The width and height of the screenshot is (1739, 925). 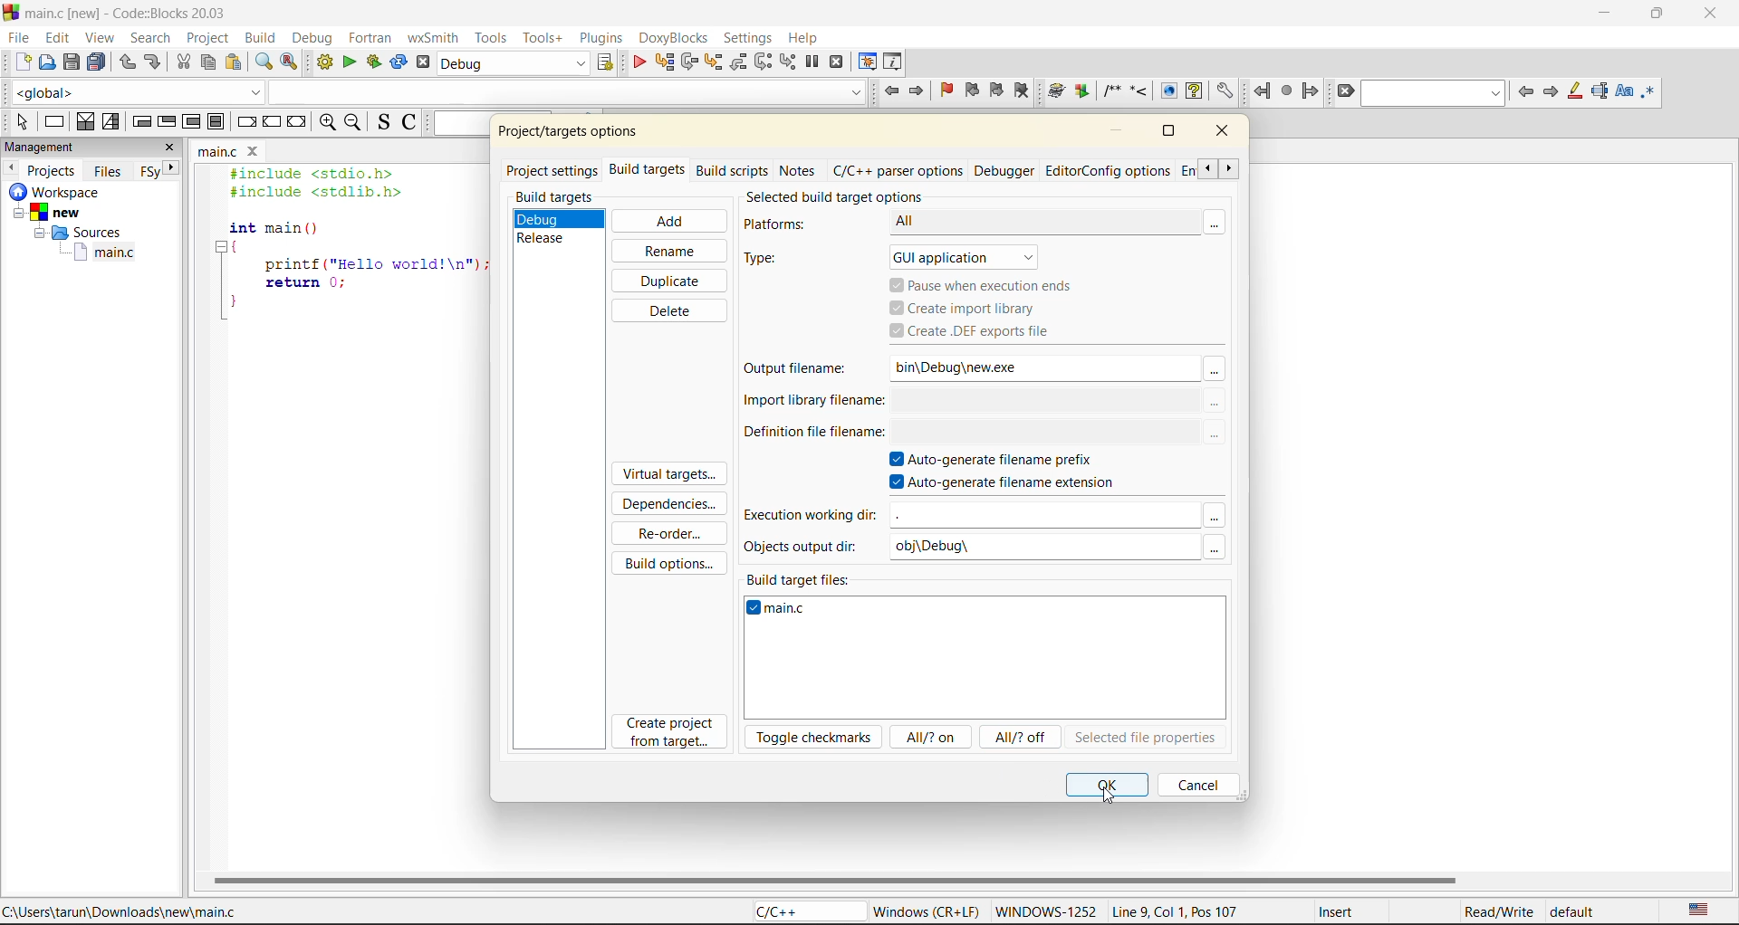 What do you see at coordinates (576, 132) in the screenshot?
I see `project/target  options` at bounding box center [576, 132].